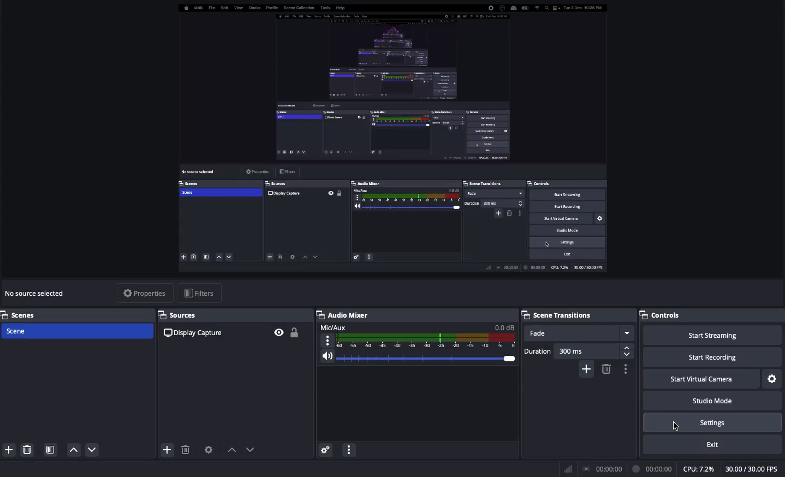  What do you see at coordinates (168, 449) in the screenshot?
I see `Add` at bounding box center [168, 449].